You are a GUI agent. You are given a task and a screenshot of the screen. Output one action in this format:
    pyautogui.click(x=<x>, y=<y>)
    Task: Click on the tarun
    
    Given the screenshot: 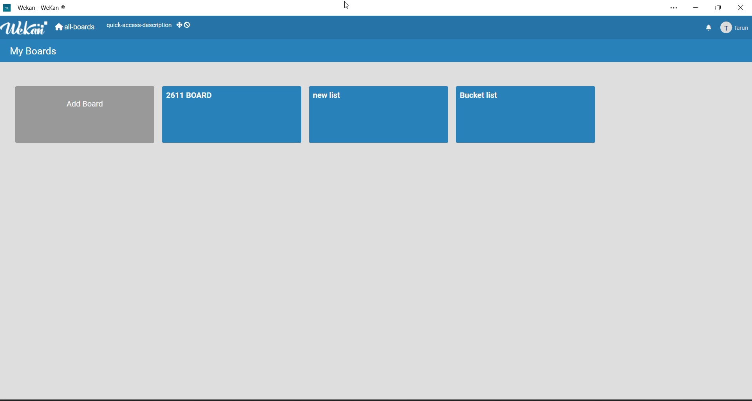 What is the action you would take?
    pyautogui.click(x=736, y=28)
    